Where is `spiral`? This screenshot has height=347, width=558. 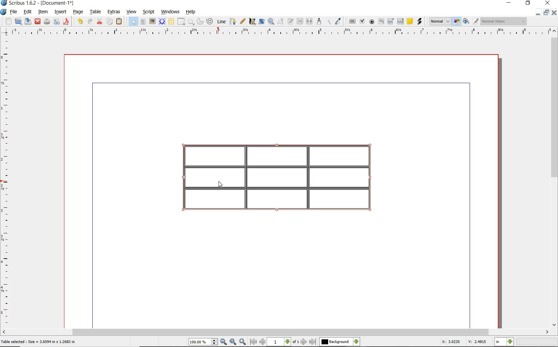 spiral is located at coordinates (210, 22).